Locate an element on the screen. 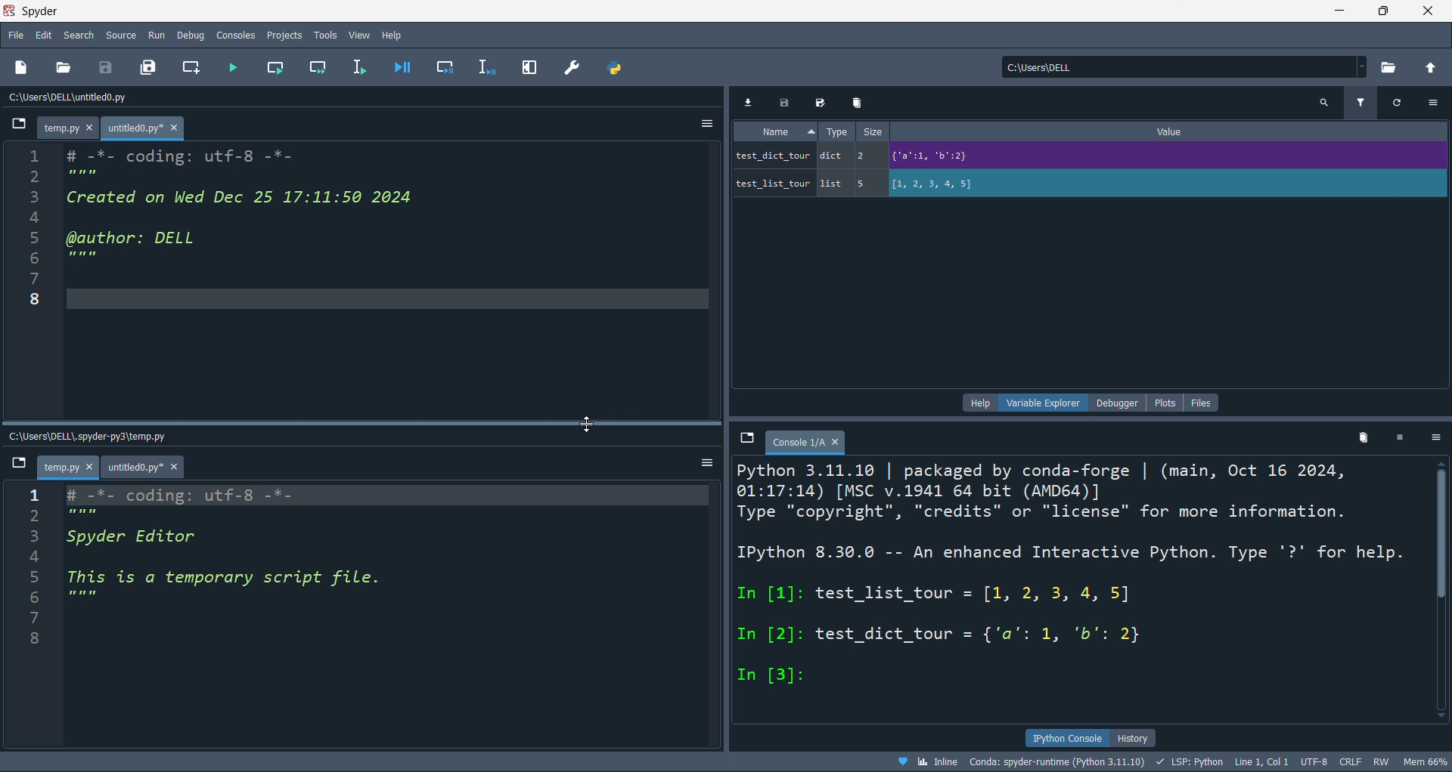 This screenshot has height=772, width=1452. 6 ''''''' is located at coordinates (80, 258).